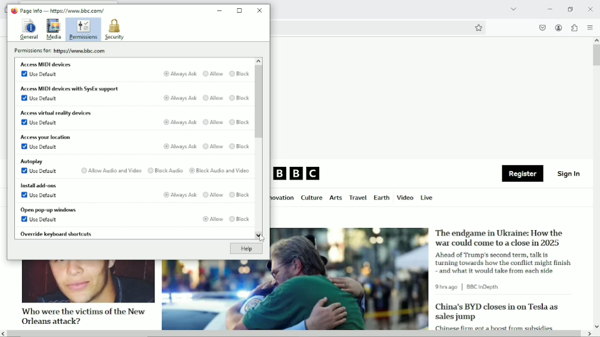 The width and height of the screenshot is (600, 337). Describe the element at coordinates (180, 147) in the screenshot. I see `Always Ask` at that location.